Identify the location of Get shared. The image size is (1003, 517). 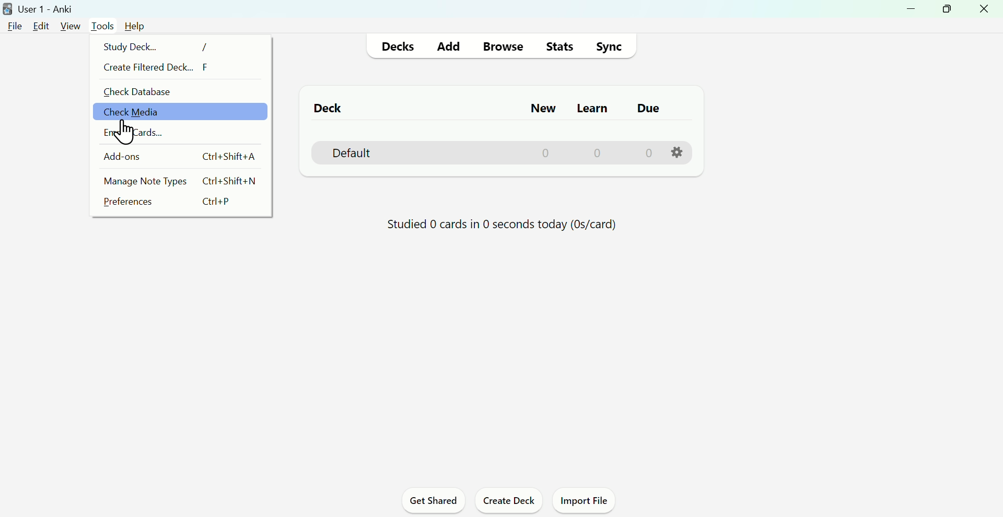
(433, 499).